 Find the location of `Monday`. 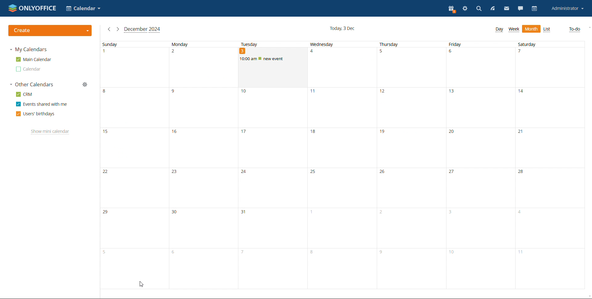

Monday is located at coordinates (201, 44).